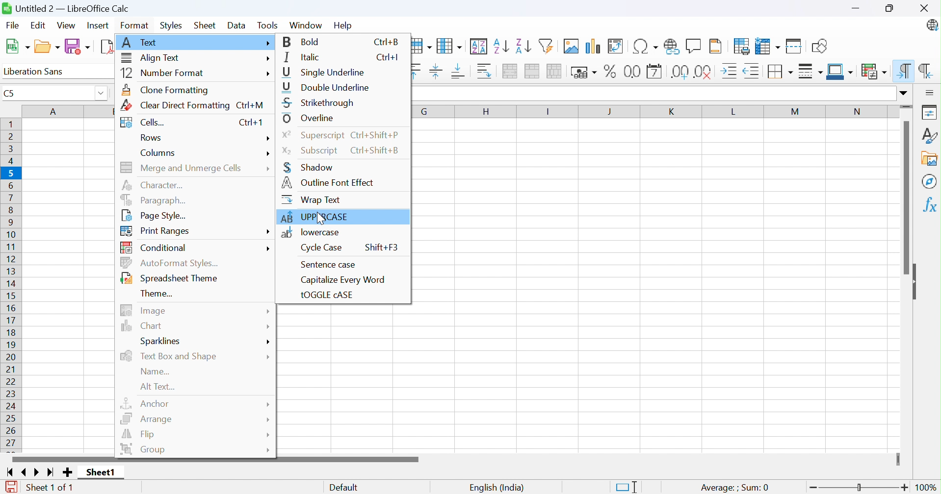  Describe the element at coordinates (159, 152) in the screenshot. I see `Columns` at that location.